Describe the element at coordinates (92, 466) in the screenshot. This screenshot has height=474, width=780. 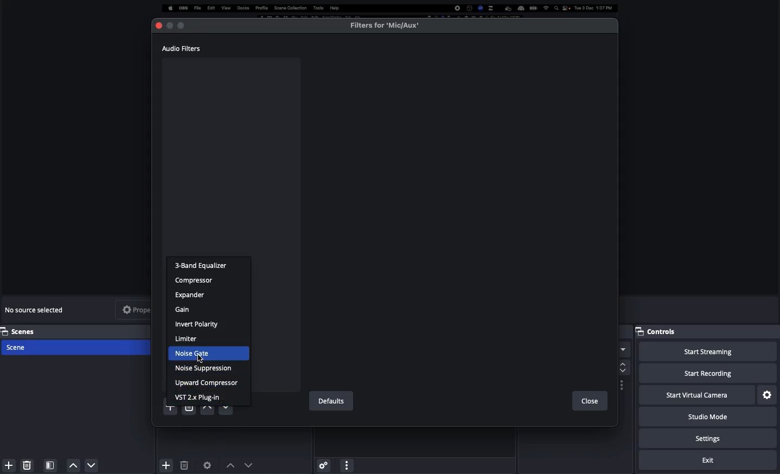
I see `Down` at that location.